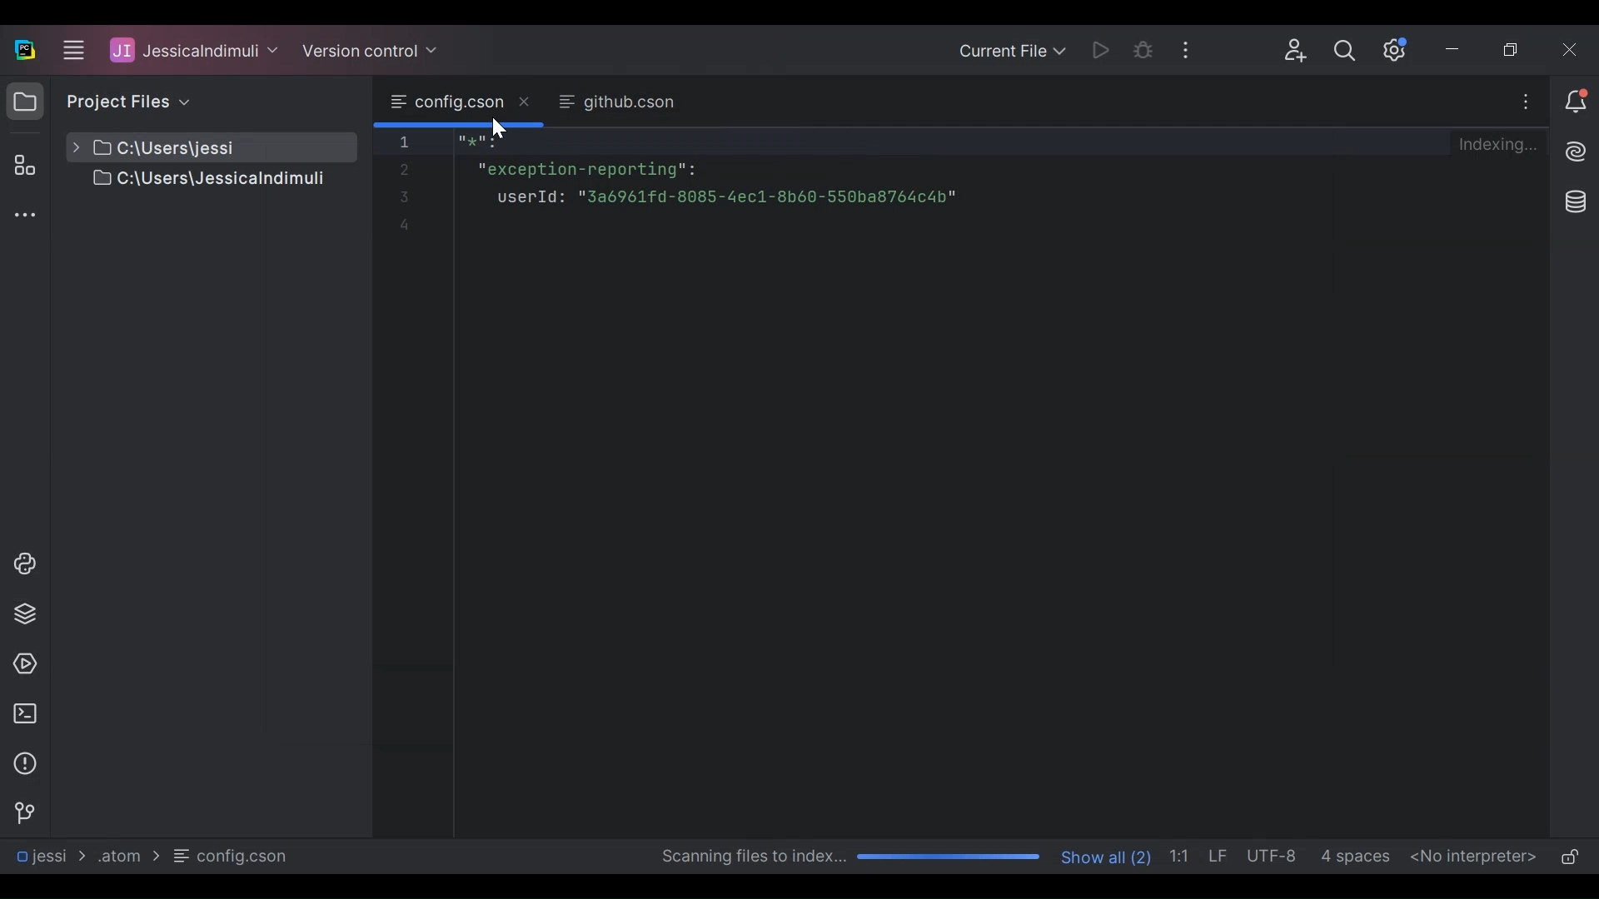  Describe the element at coordinates (191, 181) in the screenshot. I see `Project File` at that location.